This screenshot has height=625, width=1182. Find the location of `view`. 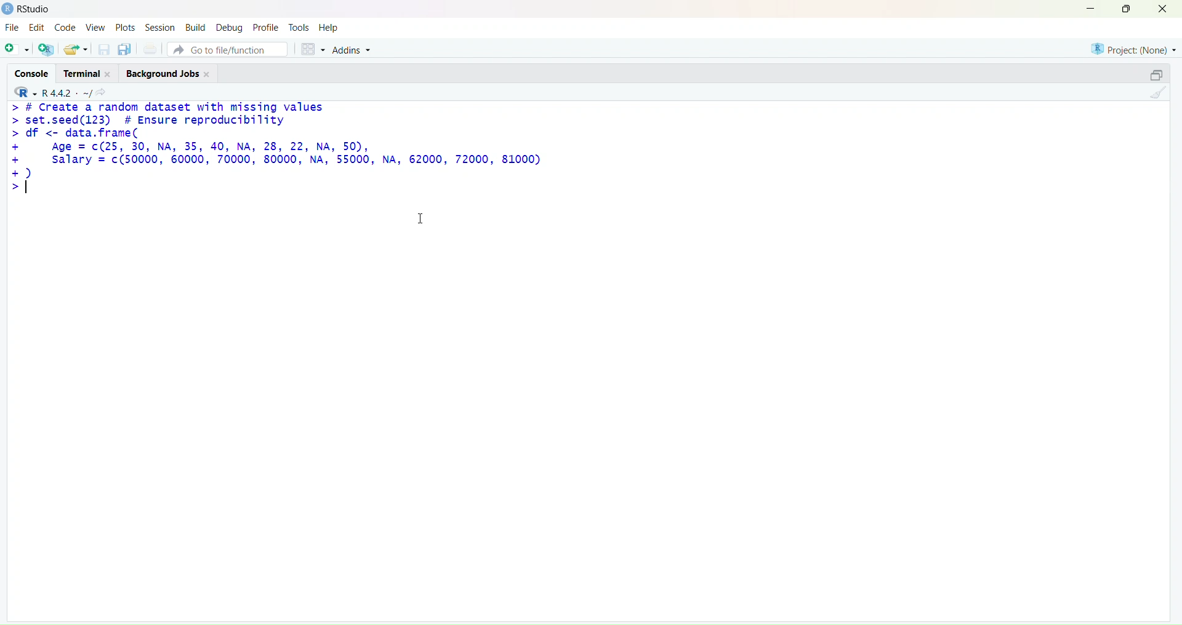

view is located at coordinates (95, 27).